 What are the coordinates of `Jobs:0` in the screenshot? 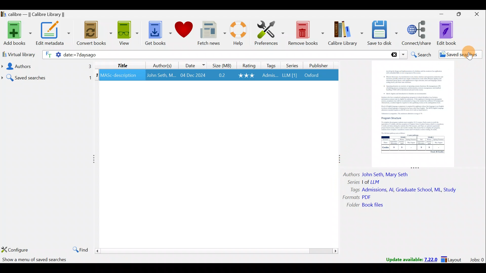 It's located at (477, 259).